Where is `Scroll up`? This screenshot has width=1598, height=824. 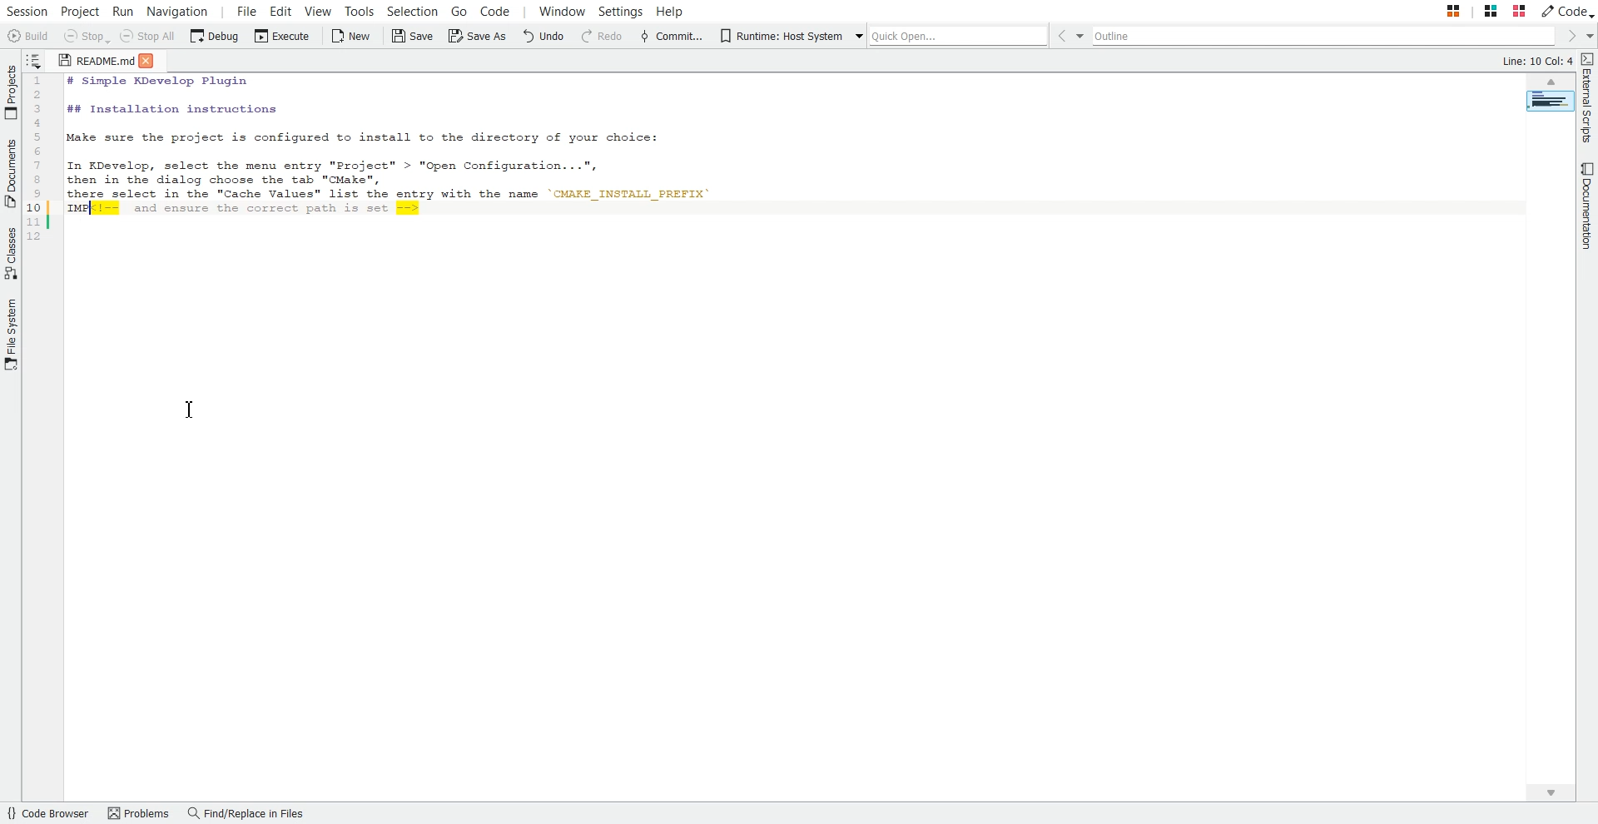
Scroll up is located at coordinates (1550, 81).